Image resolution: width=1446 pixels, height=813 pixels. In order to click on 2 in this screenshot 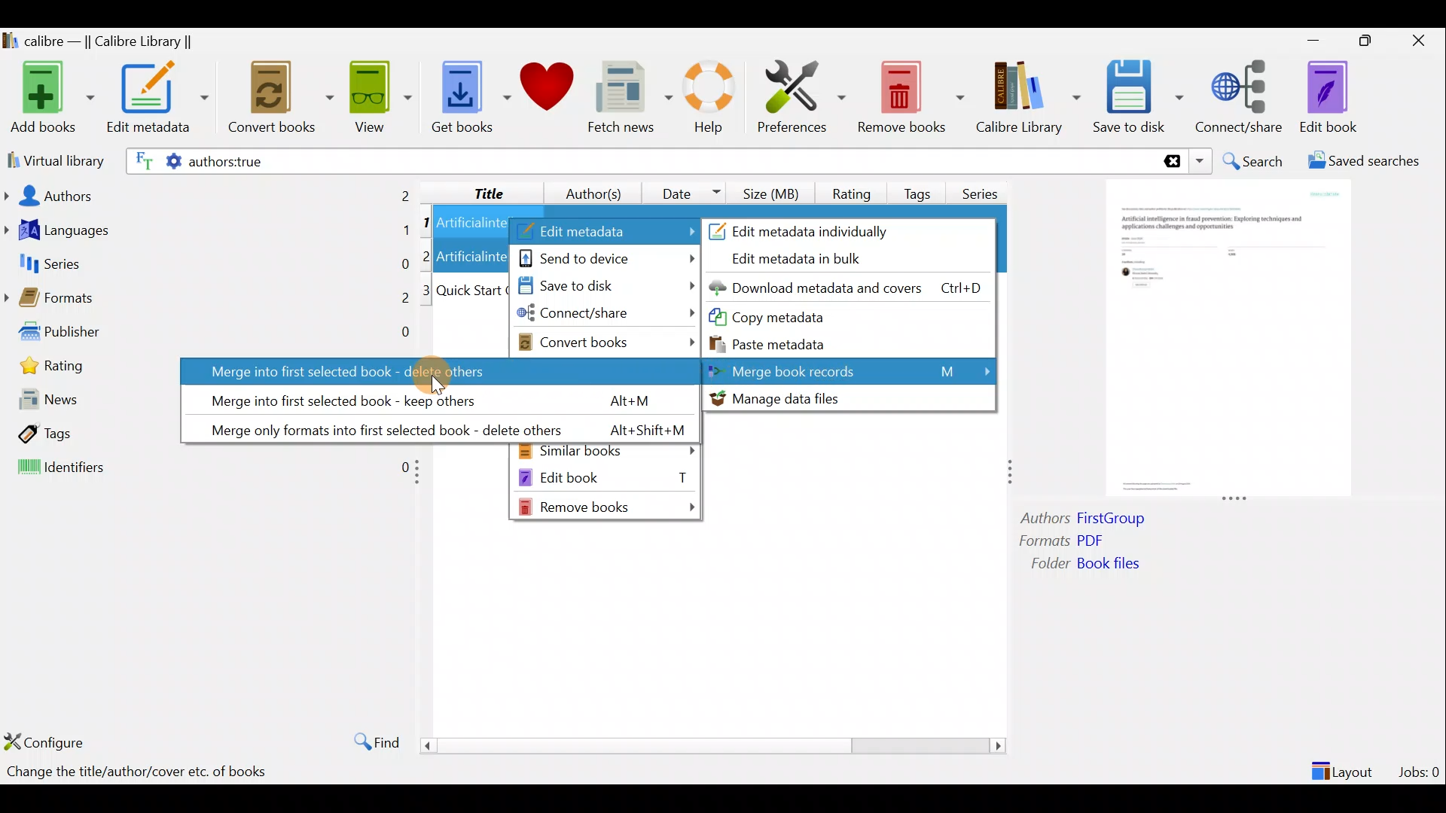, I will do `click(429, 255)`.